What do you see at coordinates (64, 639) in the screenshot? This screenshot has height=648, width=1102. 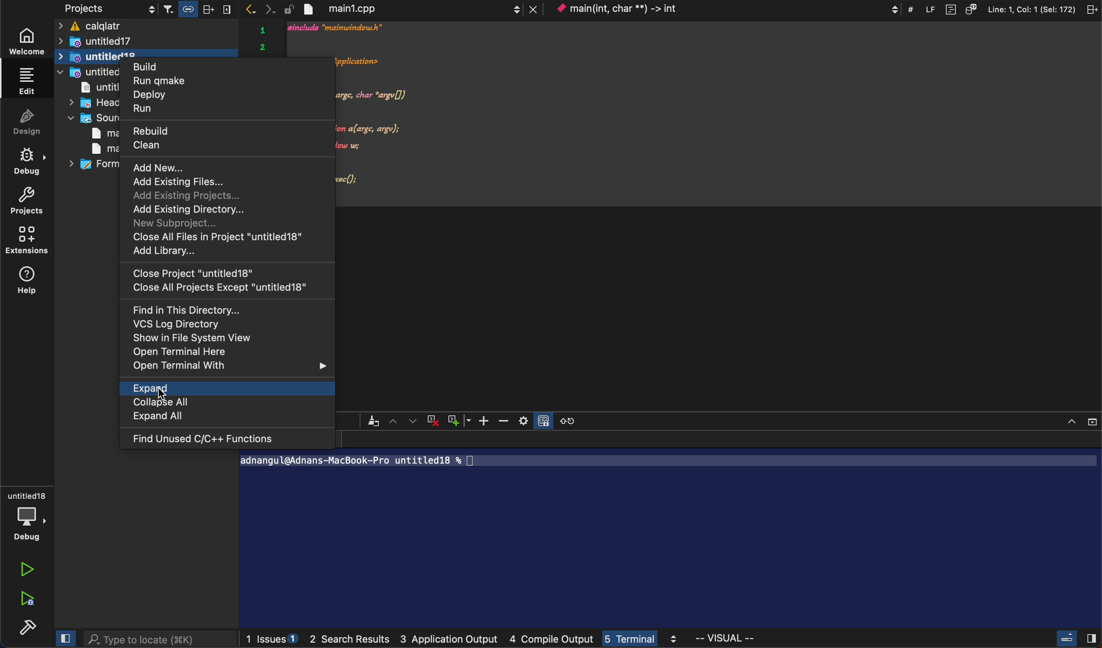 I see `close slide bar` at bounding box center [64, 639].